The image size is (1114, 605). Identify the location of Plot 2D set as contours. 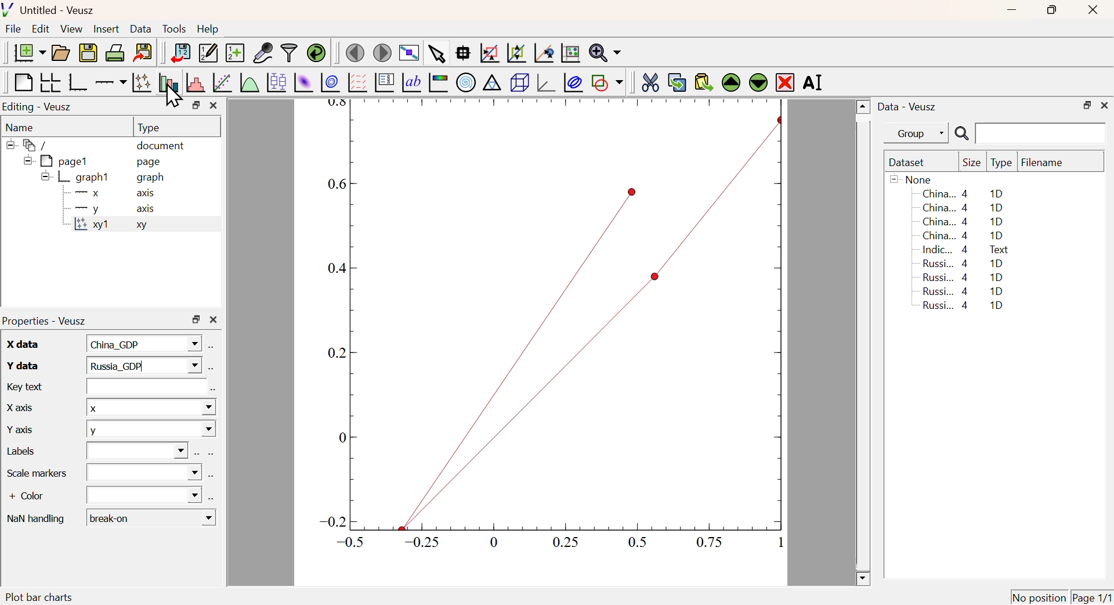
(330, 83).